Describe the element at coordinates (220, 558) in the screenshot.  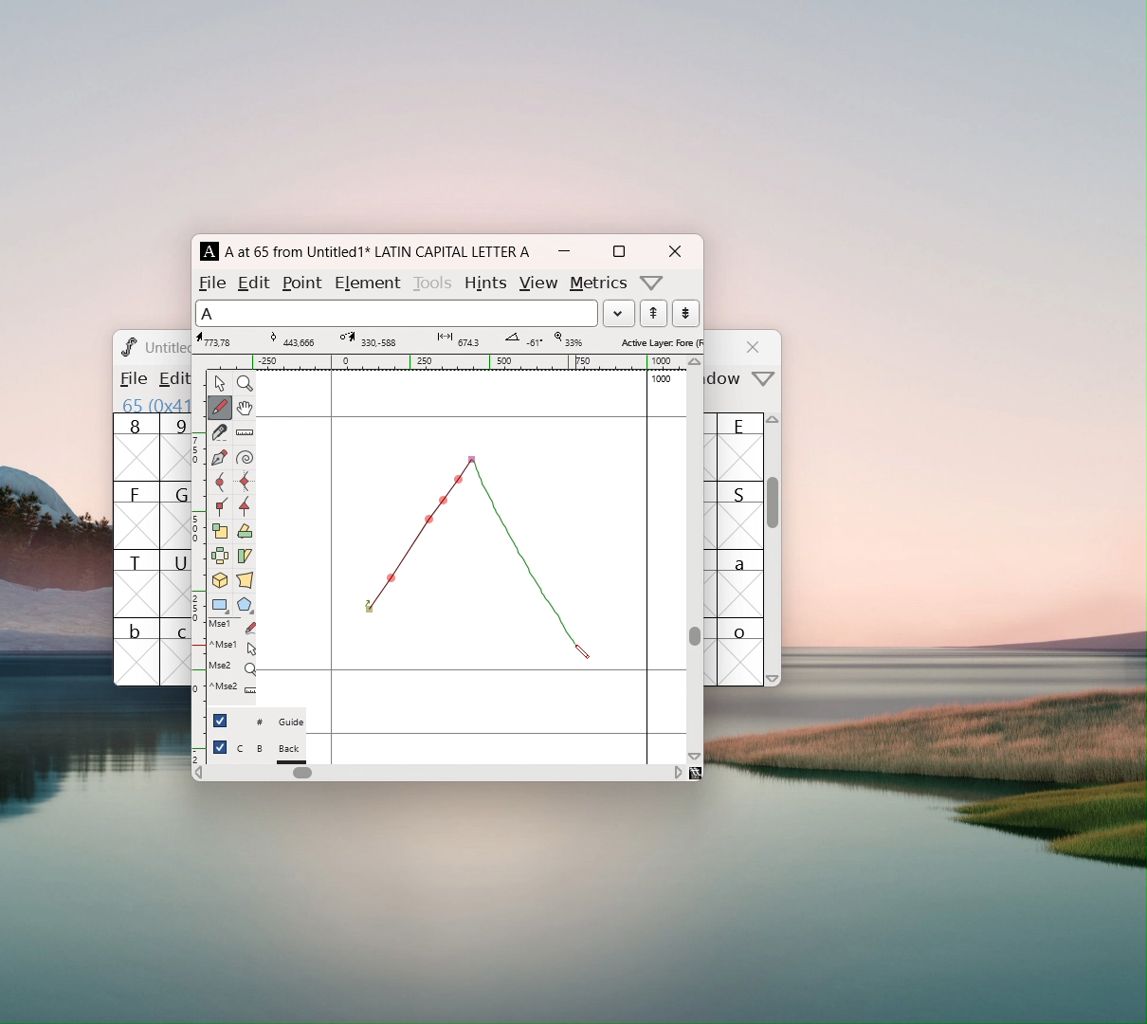
I see `flip selection` at that location.